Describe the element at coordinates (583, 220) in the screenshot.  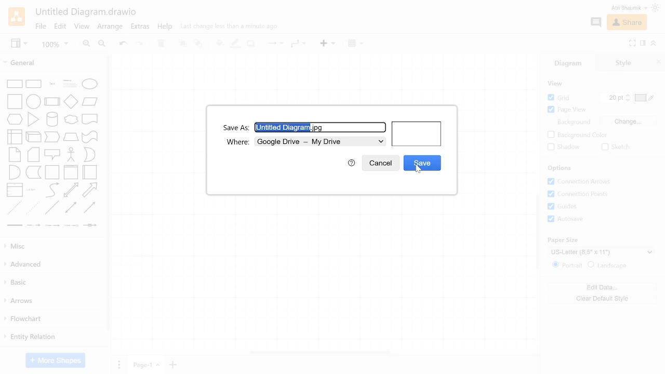
I see `Autosave` at that location.